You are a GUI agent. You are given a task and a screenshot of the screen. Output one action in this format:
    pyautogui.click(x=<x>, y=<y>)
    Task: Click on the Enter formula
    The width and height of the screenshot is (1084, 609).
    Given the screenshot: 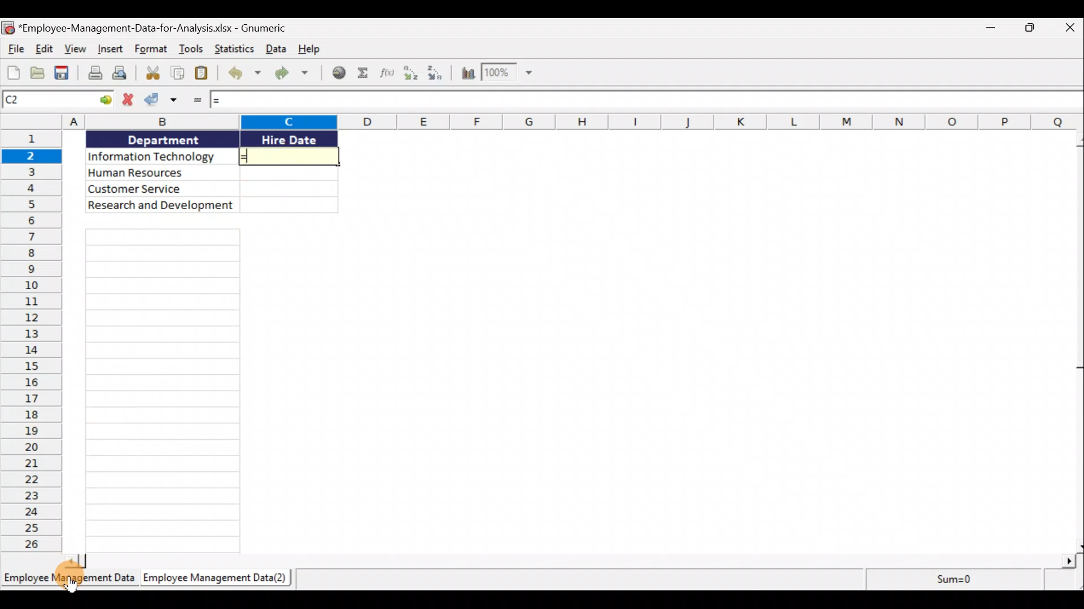 What is the action you would take?
    pyautogui.click(x=193, y=102)
    